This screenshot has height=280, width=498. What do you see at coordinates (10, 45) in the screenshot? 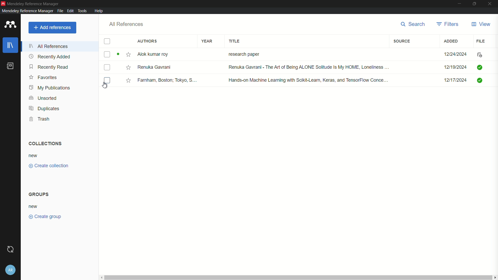
I see `library` at bounding box center [10, 45].